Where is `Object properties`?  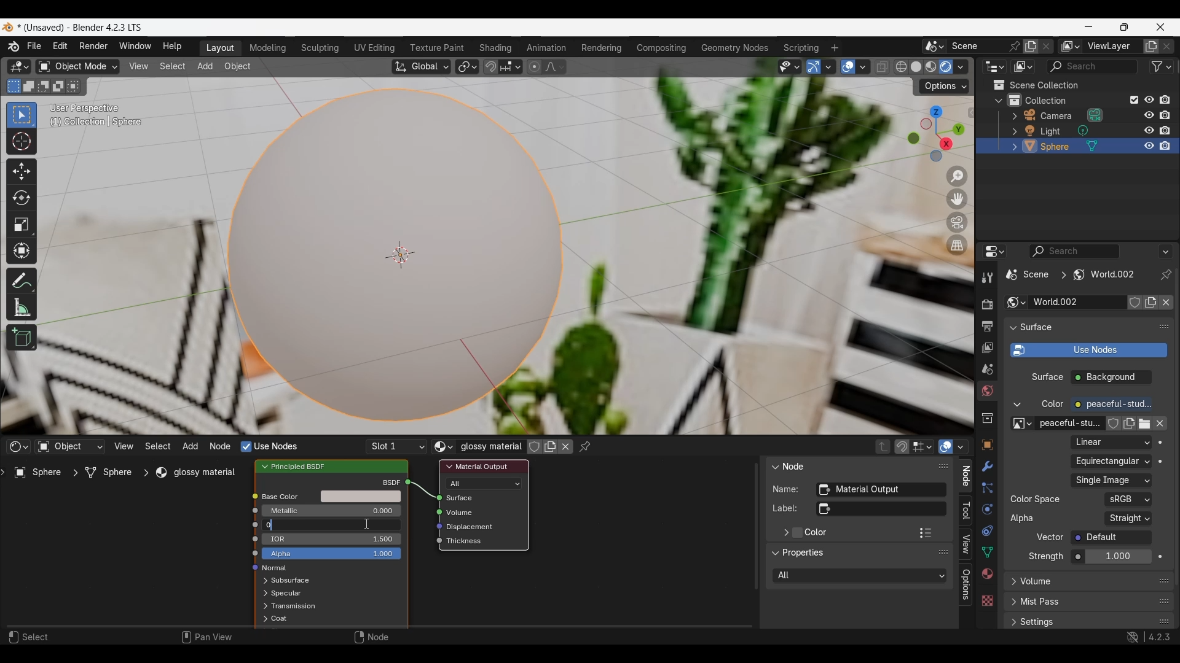
Object properties is located at coordinates (986, 445).